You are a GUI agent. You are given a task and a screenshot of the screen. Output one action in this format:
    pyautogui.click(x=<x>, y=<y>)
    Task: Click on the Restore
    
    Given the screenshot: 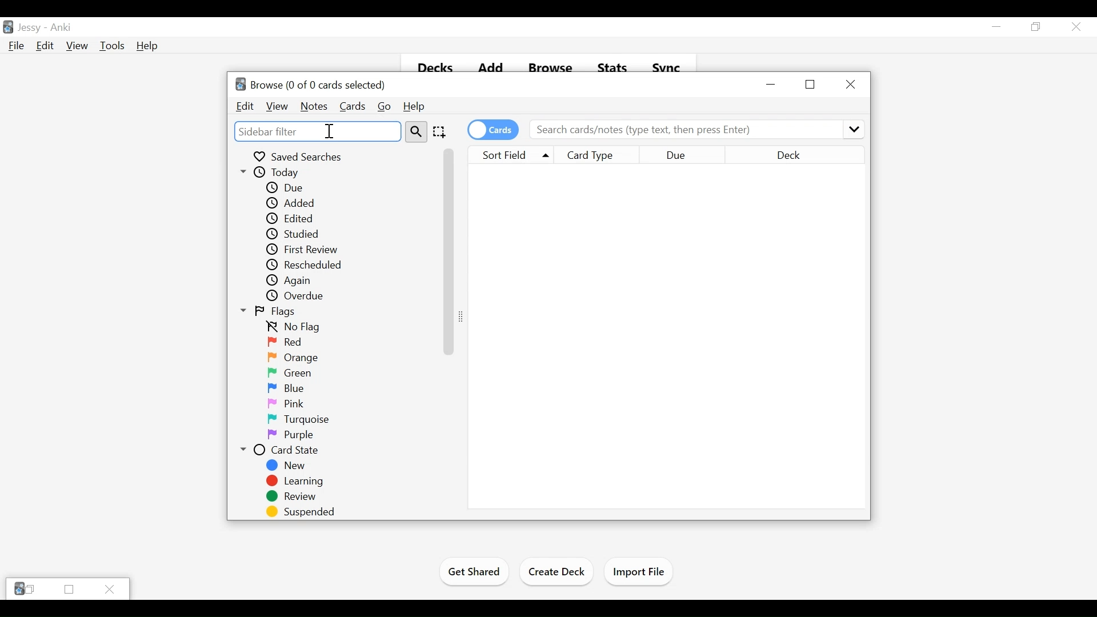 What is the action you would take?
    pyautogui.click(x=68, y=590)
    